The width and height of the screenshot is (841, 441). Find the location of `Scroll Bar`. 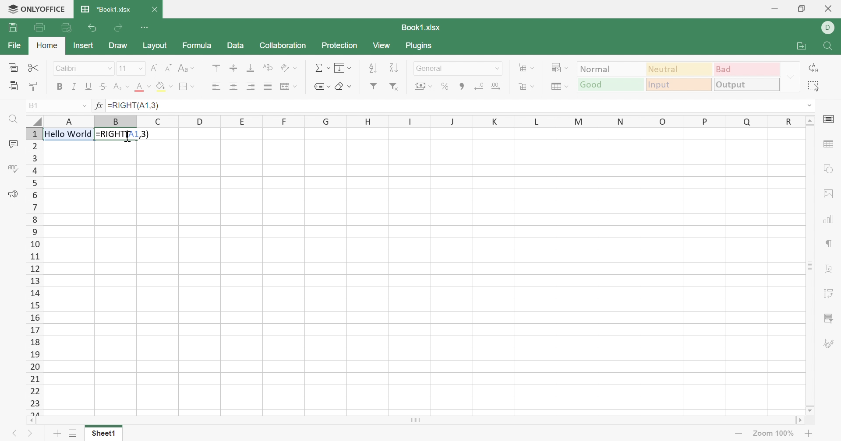

Scroll Bar is located at coordinates (414, 420).